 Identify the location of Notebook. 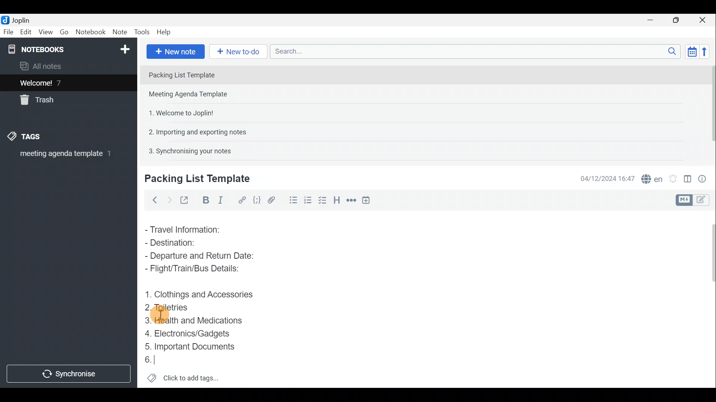
(90, 33).